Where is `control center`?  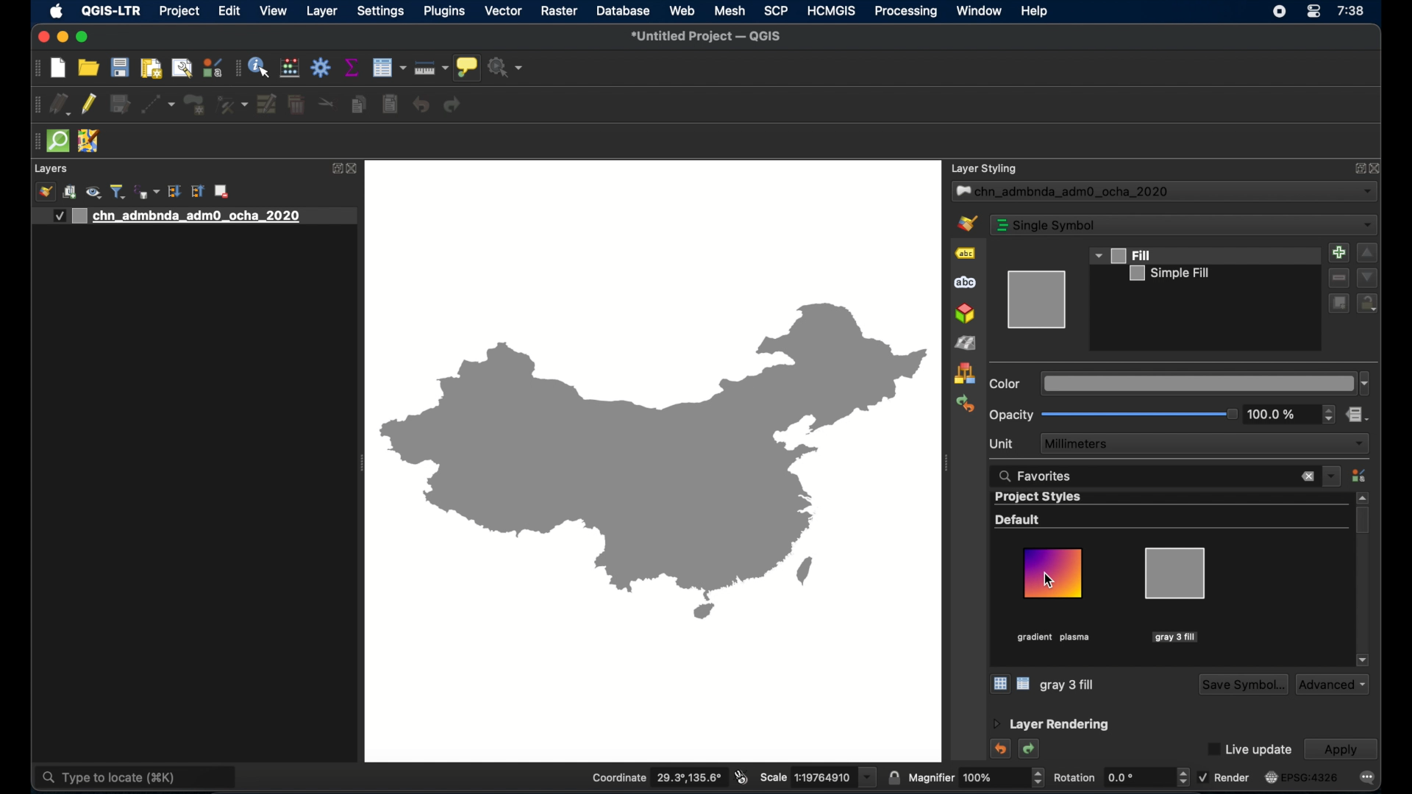 control center is located at coordinates (1314, 12).